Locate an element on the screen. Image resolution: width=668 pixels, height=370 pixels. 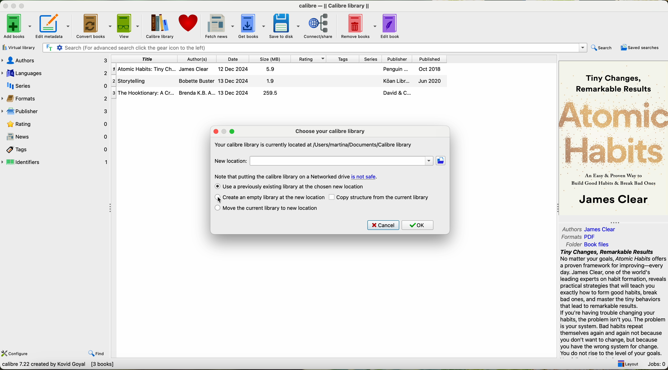
close popup is located at coordinates (216, 132).